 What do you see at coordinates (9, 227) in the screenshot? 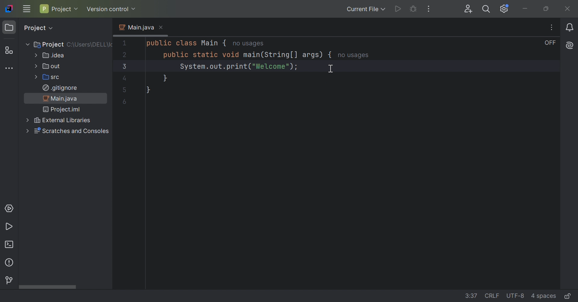
I see `Run` at bounding box center [9, 227].